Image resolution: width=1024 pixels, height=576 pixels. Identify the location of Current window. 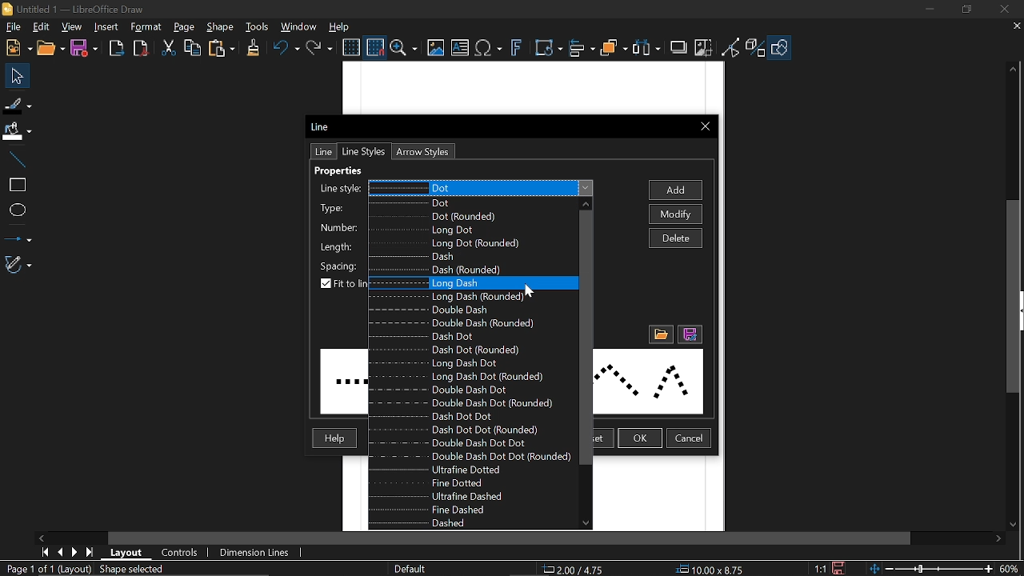
(76, 10).